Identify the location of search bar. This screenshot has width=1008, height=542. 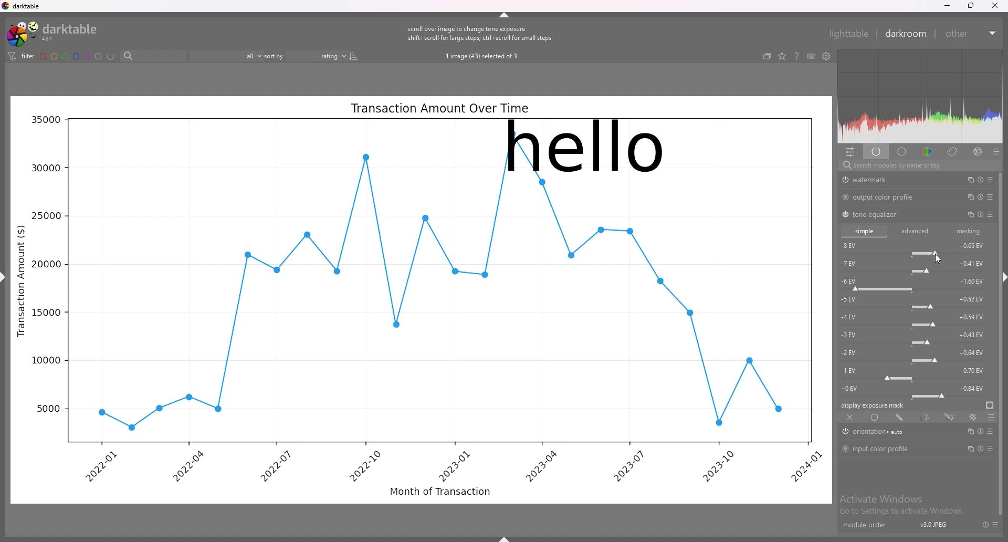
(154, 56).